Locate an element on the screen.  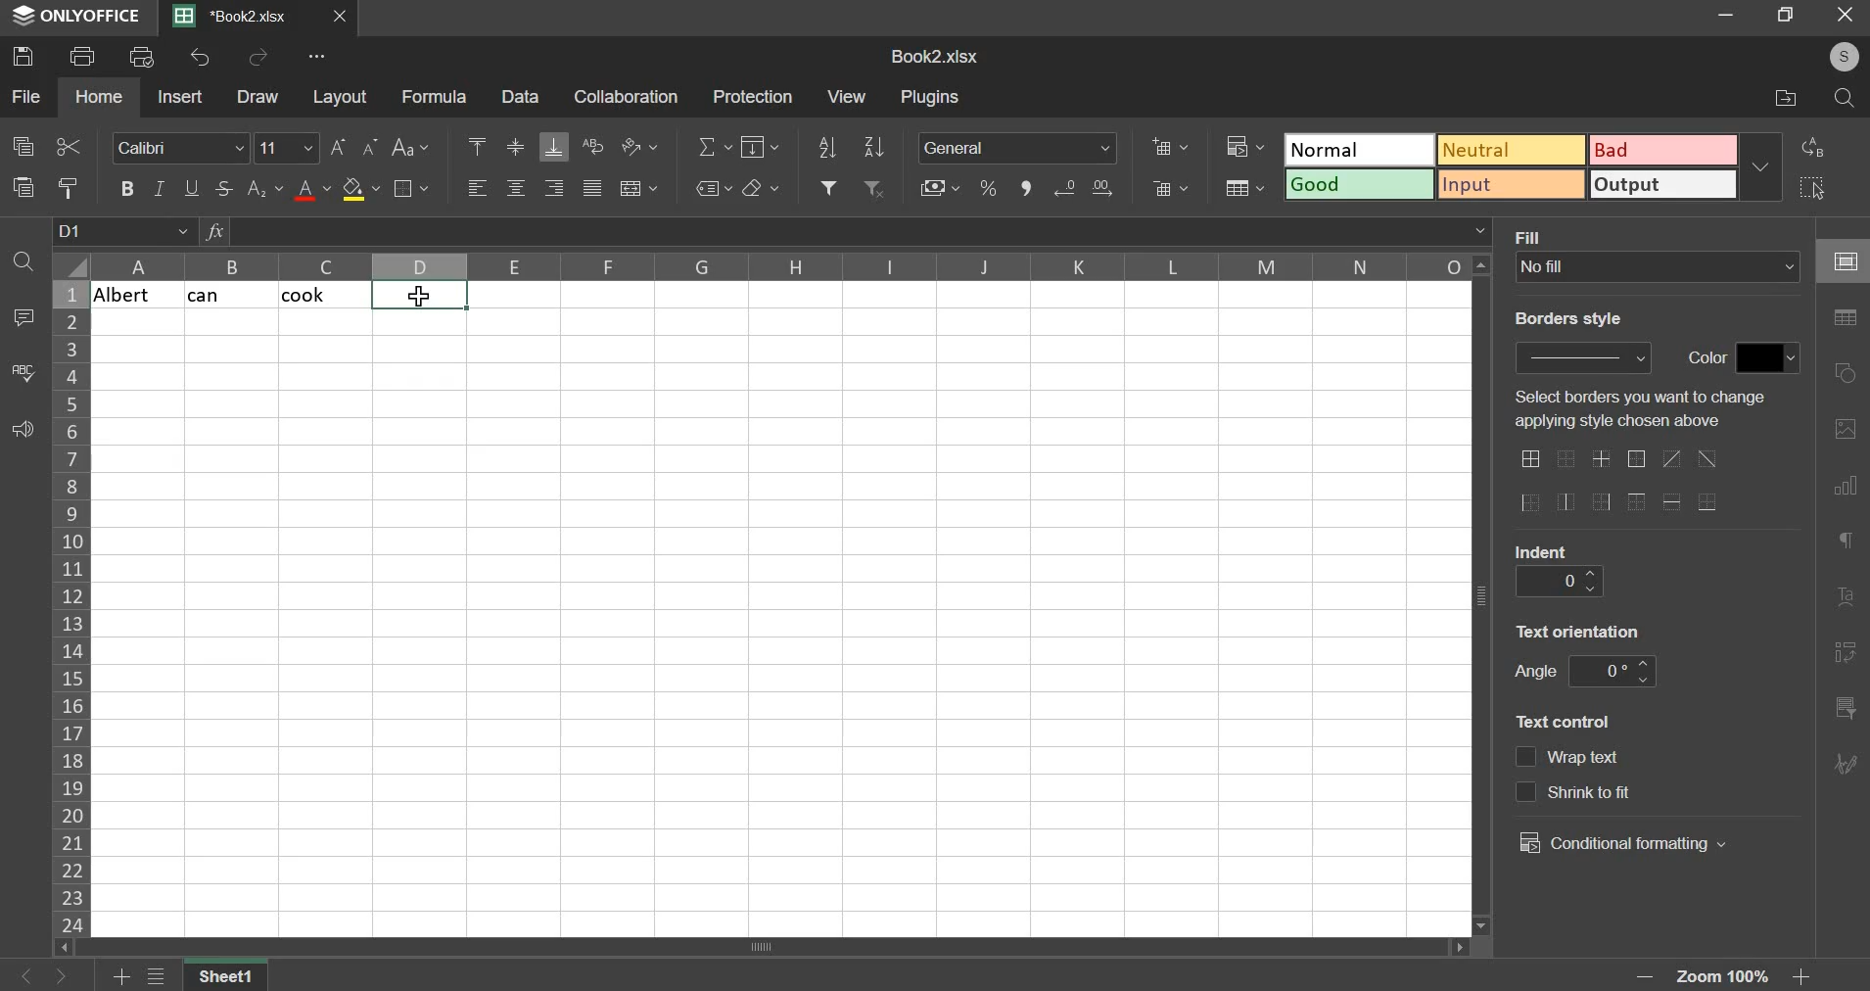
accounting style is located at coordinates (941, 187).